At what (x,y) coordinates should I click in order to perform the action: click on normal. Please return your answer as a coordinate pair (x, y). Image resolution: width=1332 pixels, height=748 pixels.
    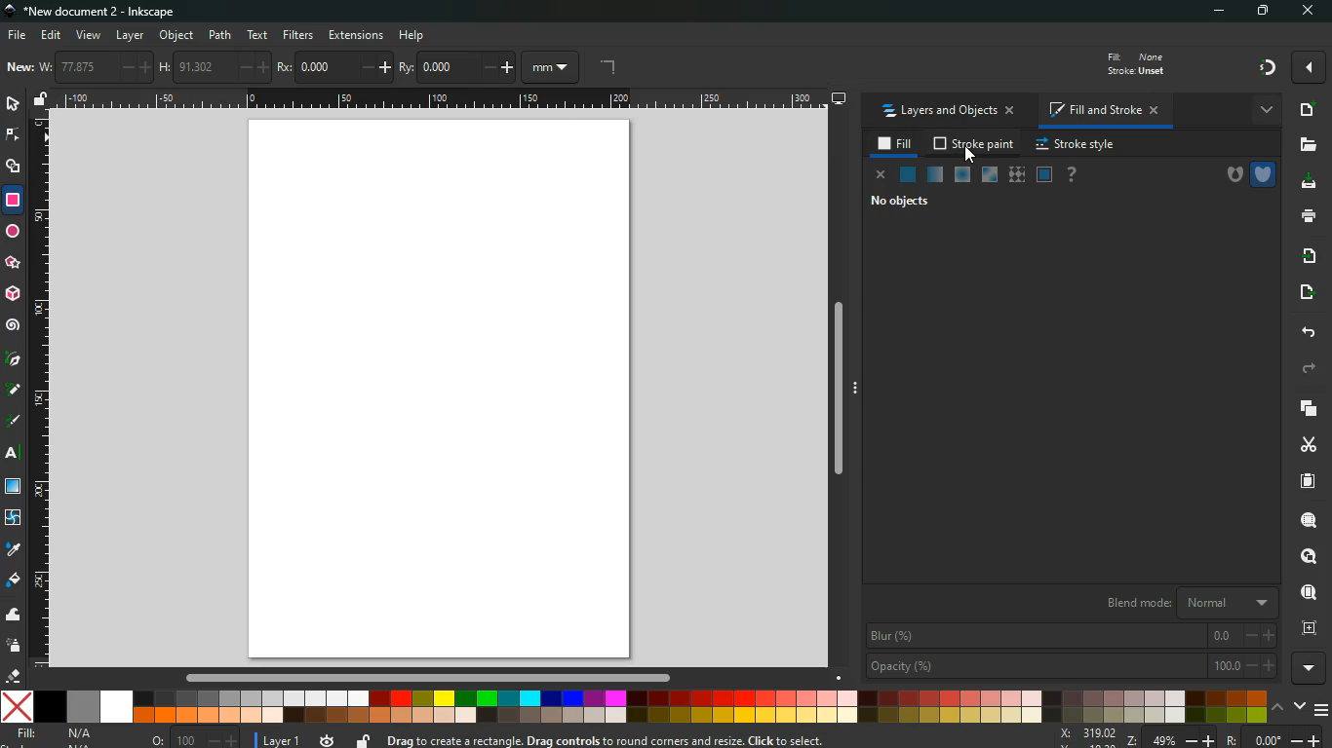
    Looking at the image, I should click on (907, 174).